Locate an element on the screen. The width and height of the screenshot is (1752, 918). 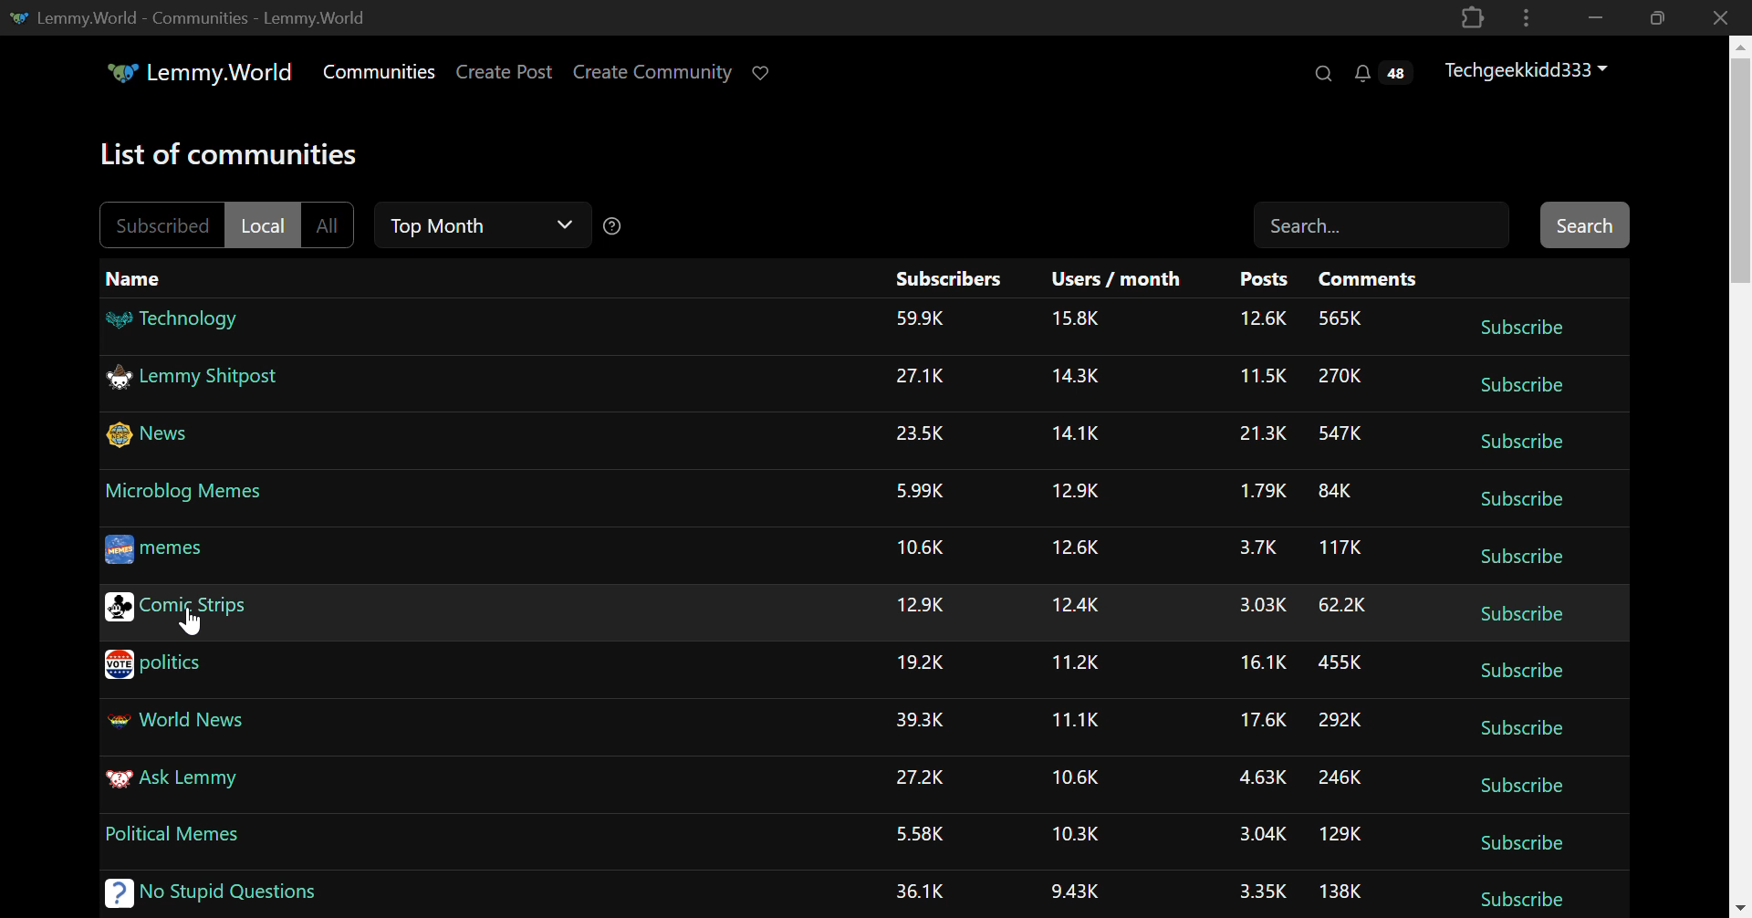
No Stupid Questions is located at coordinates (214, 893).